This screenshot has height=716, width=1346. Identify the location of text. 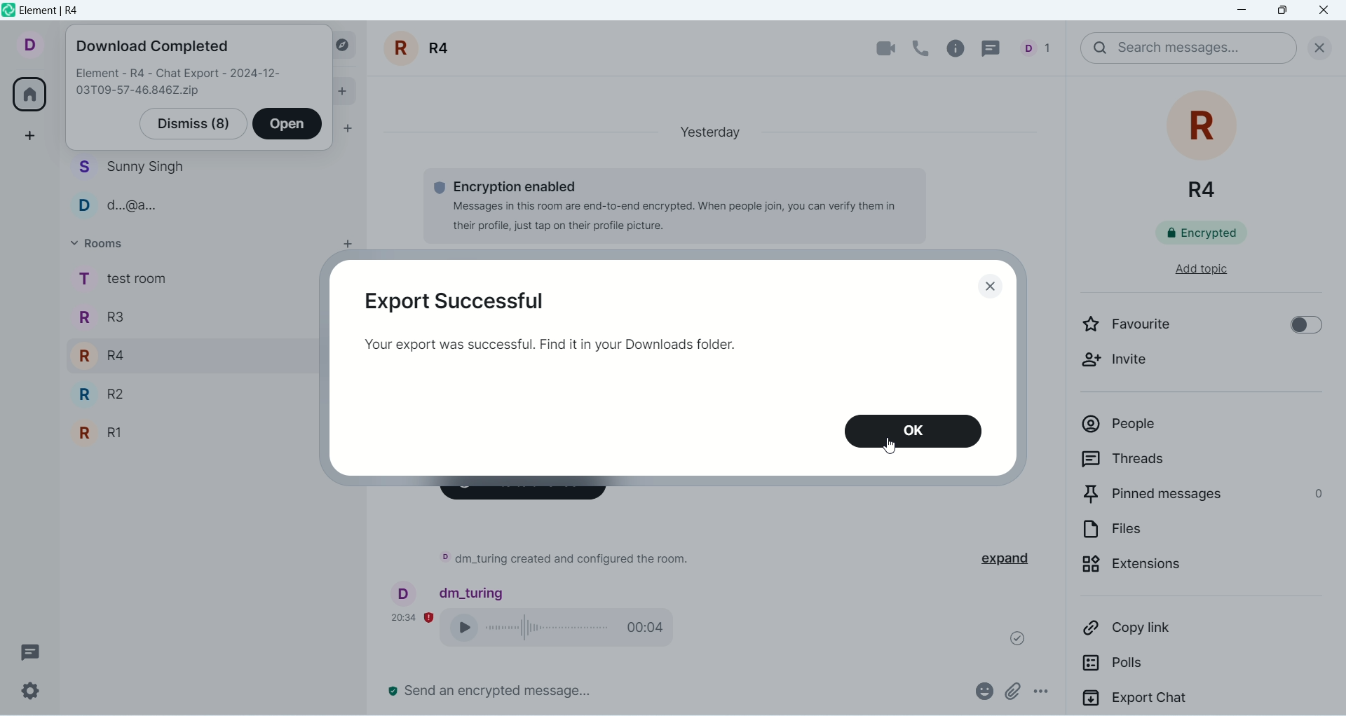
(659, 205).